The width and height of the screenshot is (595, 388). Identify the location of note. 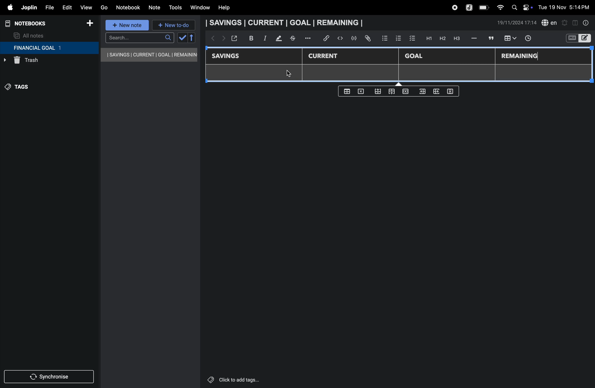
(155, 8).